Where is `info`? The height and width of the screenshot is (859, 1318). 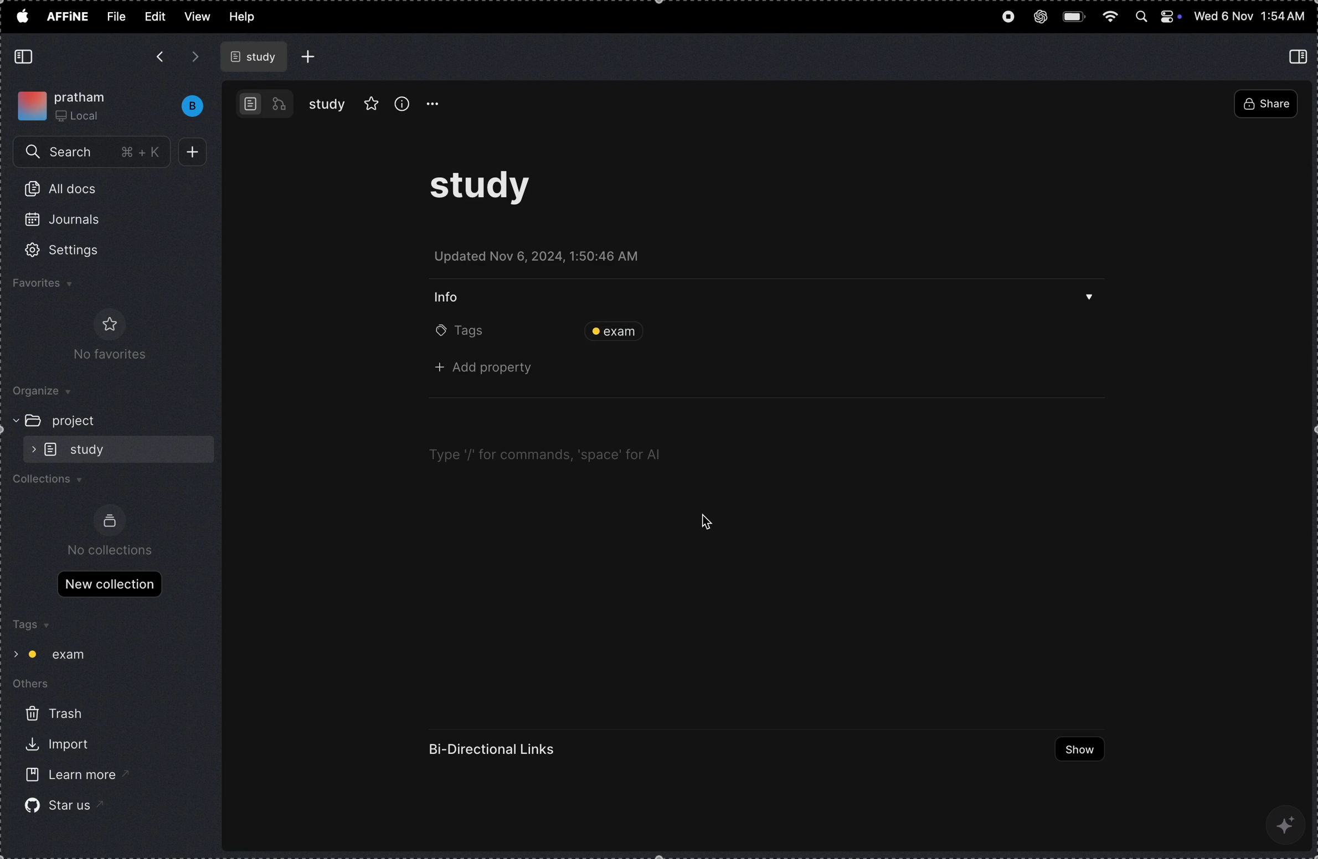
info is located at coordinates (402, 103).